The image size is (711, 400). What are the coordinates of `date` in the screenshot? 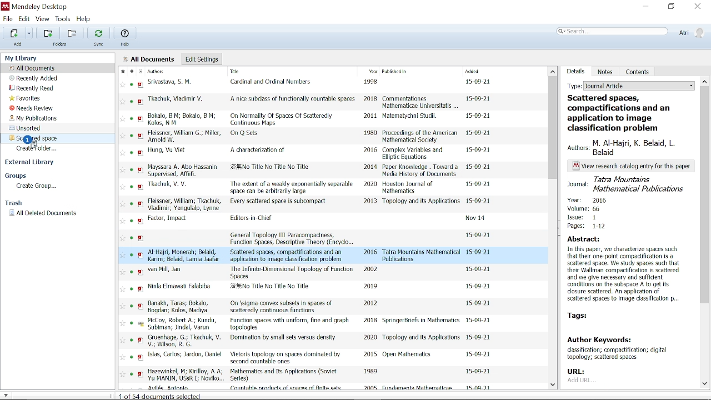 It's located at (479, 252).